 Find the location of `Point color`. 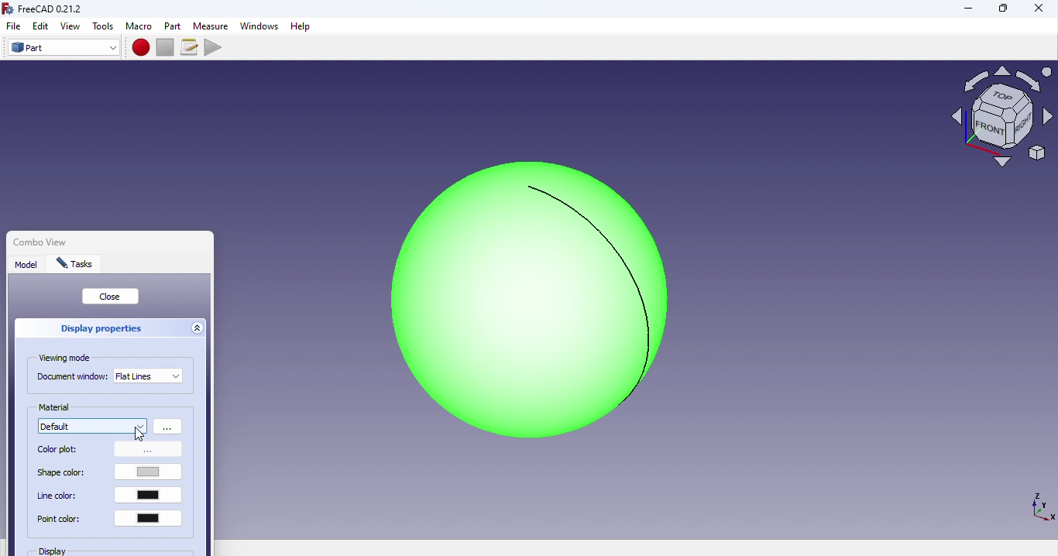

Point color is located at coordinates (111, 523).